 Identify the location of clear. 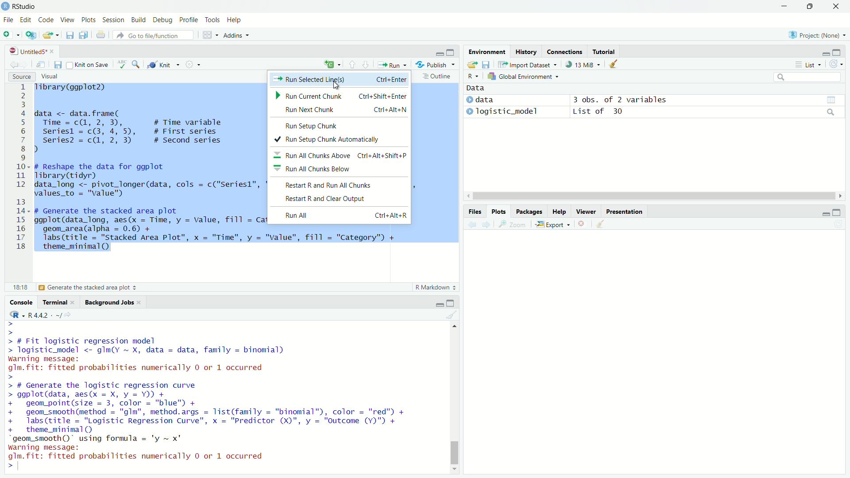
(602, 224).